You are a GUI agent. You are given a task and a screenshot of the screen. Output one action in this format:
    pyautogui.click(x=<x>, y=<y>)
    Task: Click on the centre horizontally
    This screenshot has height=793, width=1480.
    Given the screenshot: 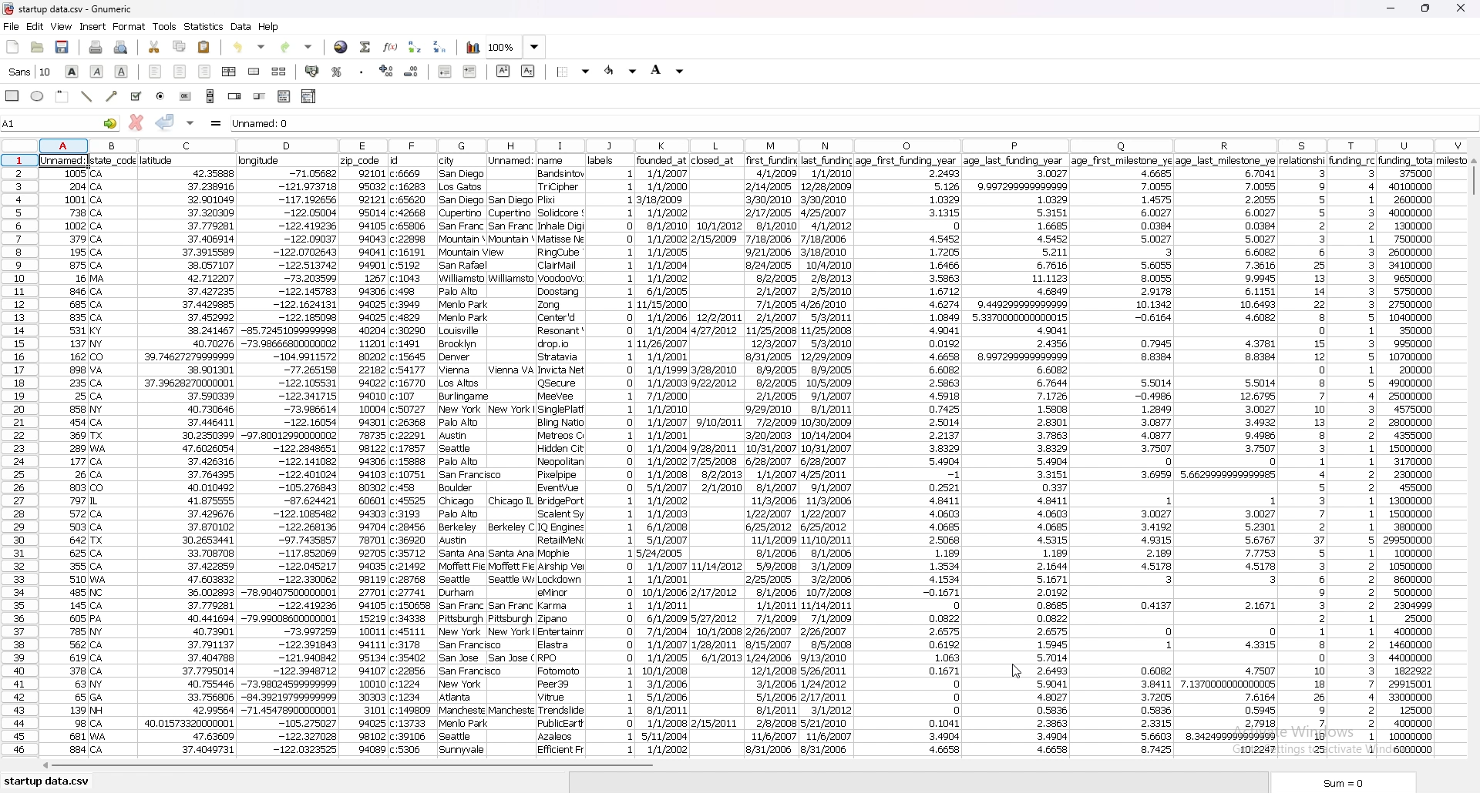 What is the action you would take?
    pyautogui.click(x=229, y=72)
    